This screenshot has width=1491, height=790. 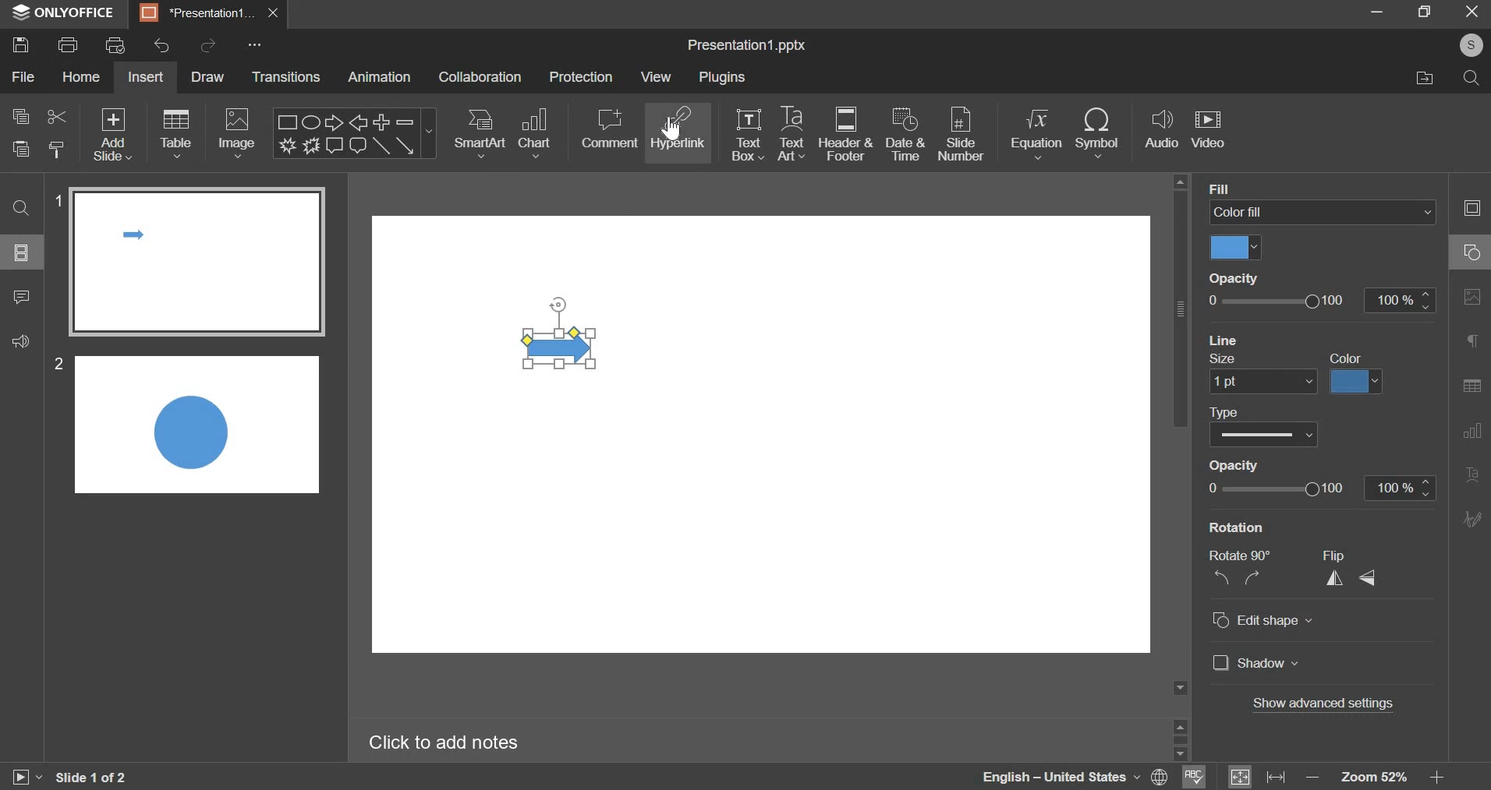 I want to click on view, so click(x=656, y=78).